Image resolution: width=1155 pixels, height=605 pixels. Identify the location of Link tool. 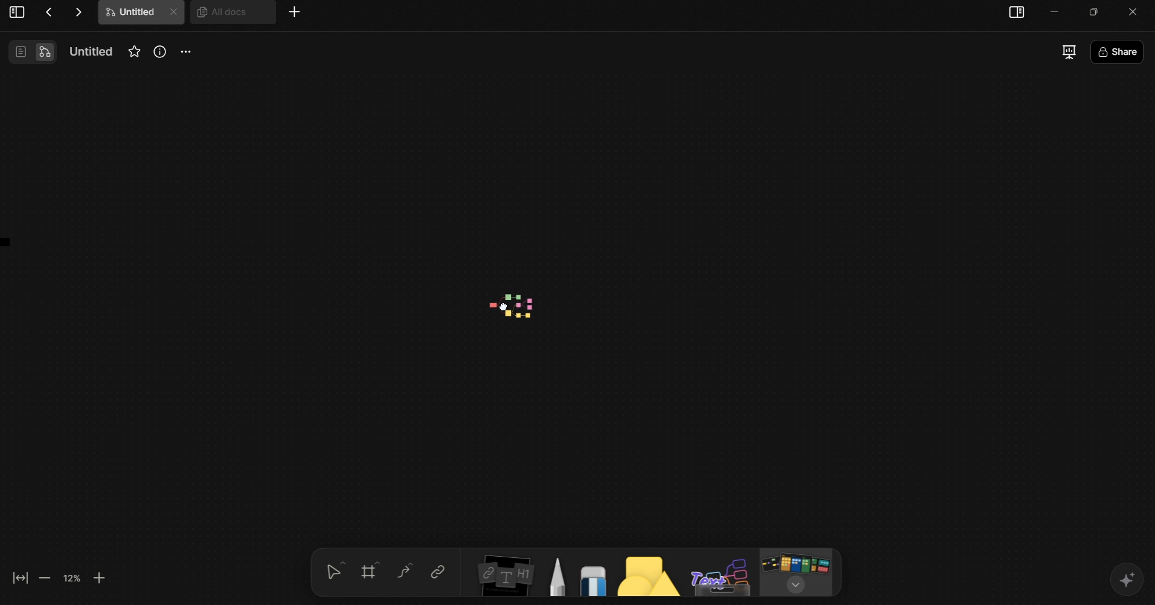
(437, 572).